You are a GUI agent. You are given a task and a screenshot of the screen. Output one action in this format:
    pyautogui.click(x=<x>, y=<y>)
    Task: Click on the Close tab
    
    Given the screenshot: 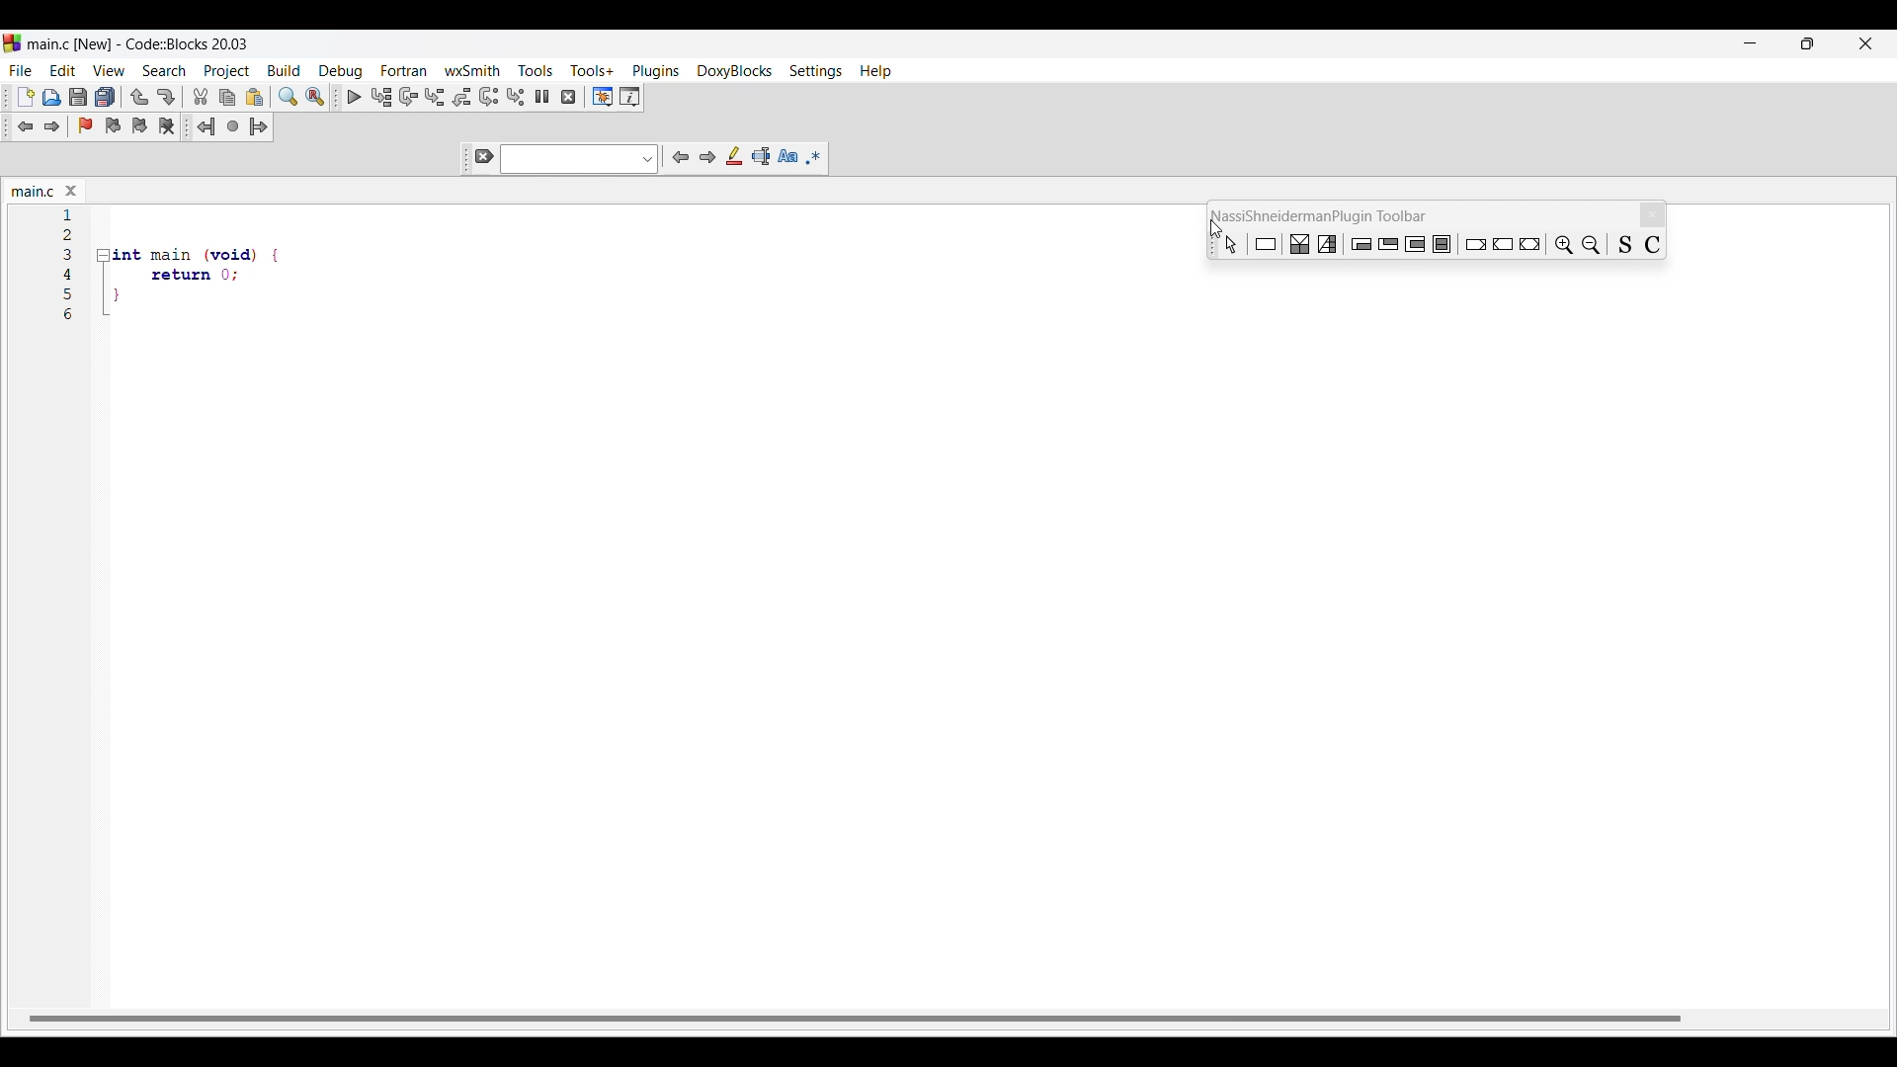 What is the action you would take?
    pyautogui.click(x=71, y=191)
    